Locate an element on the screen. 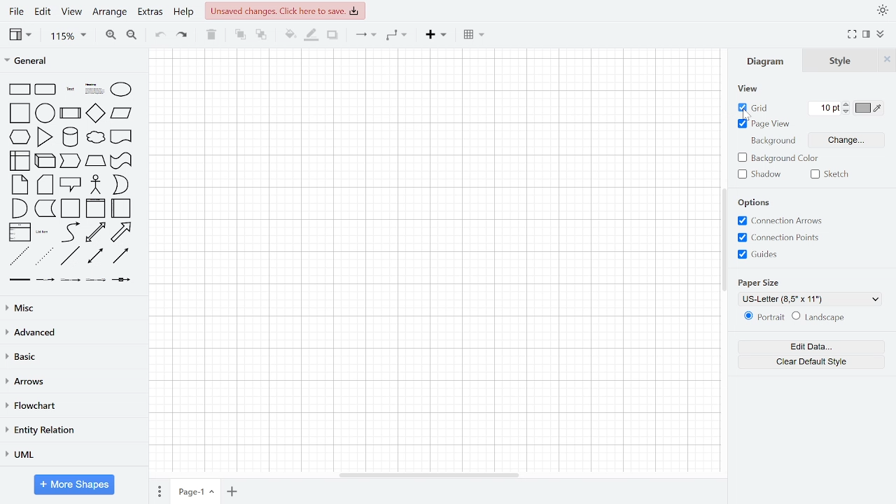 This screenshot has width=896, height=504. directional connector is located at coordinates (122, 257).